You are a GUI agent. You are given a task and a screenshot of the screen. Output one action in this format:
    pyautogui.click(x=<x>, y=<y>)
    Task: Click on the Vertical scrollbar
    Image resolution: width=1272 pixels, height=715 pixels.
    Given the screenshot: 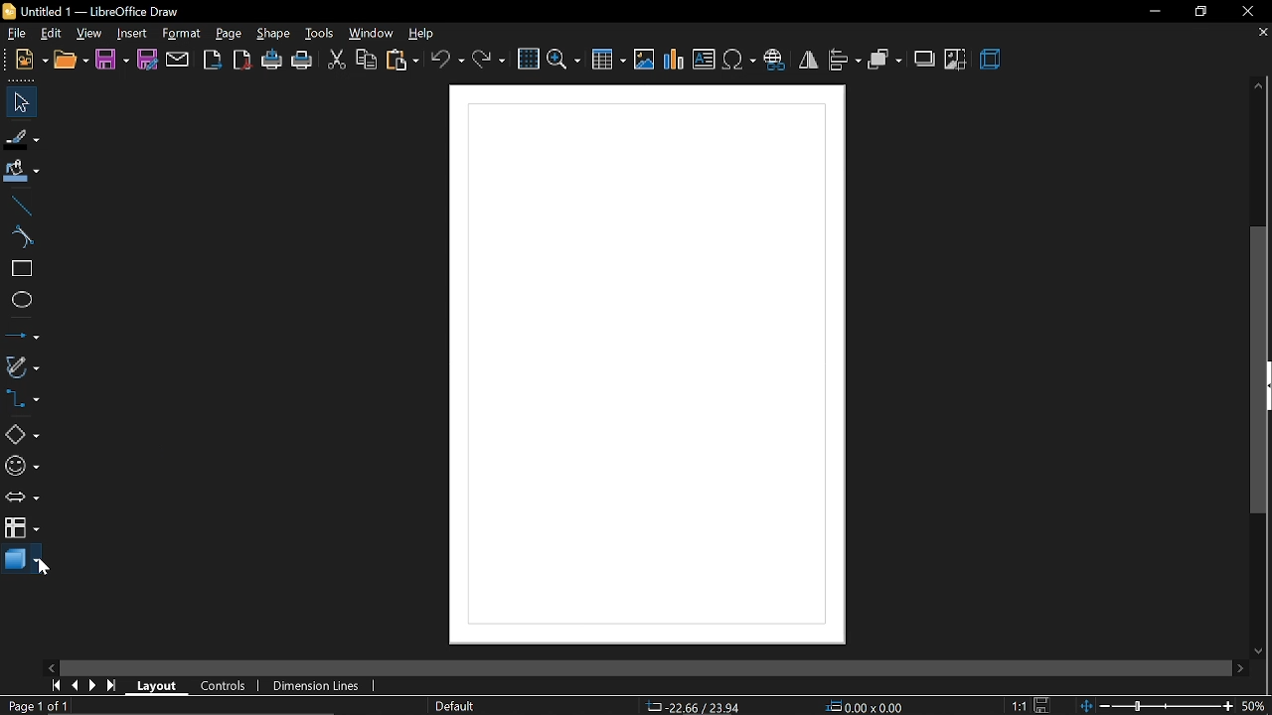 What is the action you would take?
    pyautogui.click(x=1262, y=371)
    